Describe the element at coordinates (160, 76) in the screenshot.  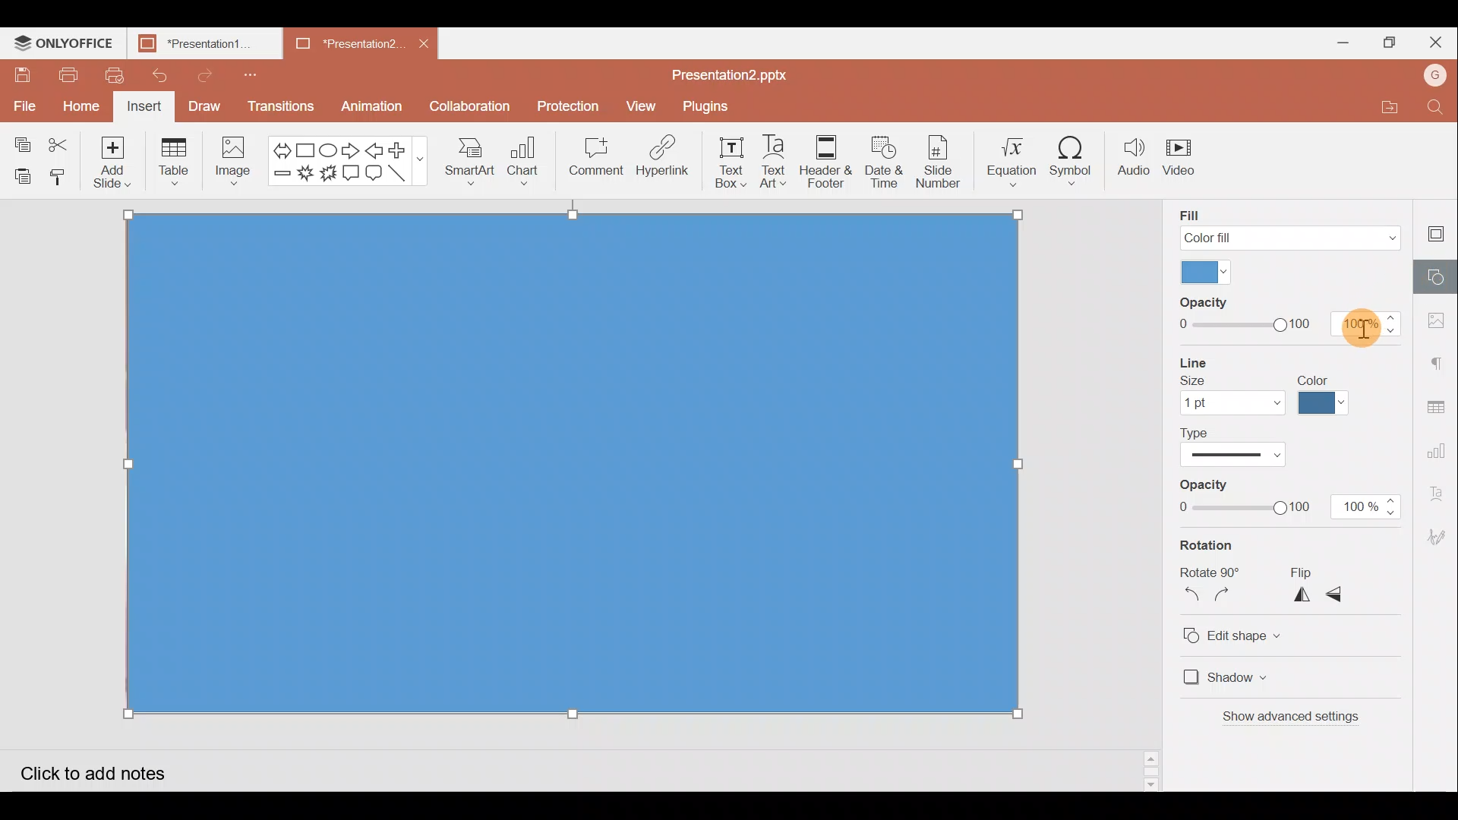
I see `Undo` at that location.